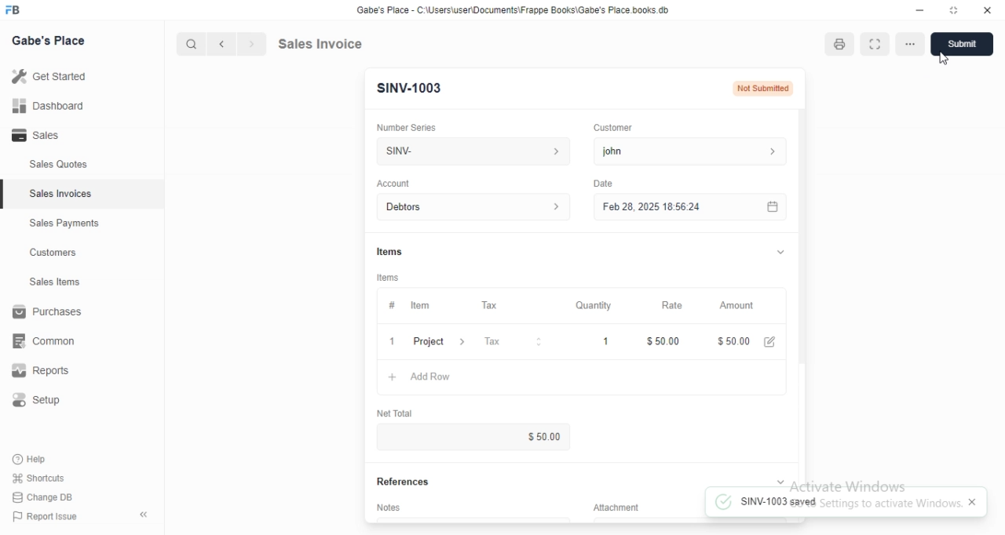 This screenshot has width=1005, height=535. Describe the element at coordinates (62, 194) in the screenshot. I see `Sales Invoices` at that location.